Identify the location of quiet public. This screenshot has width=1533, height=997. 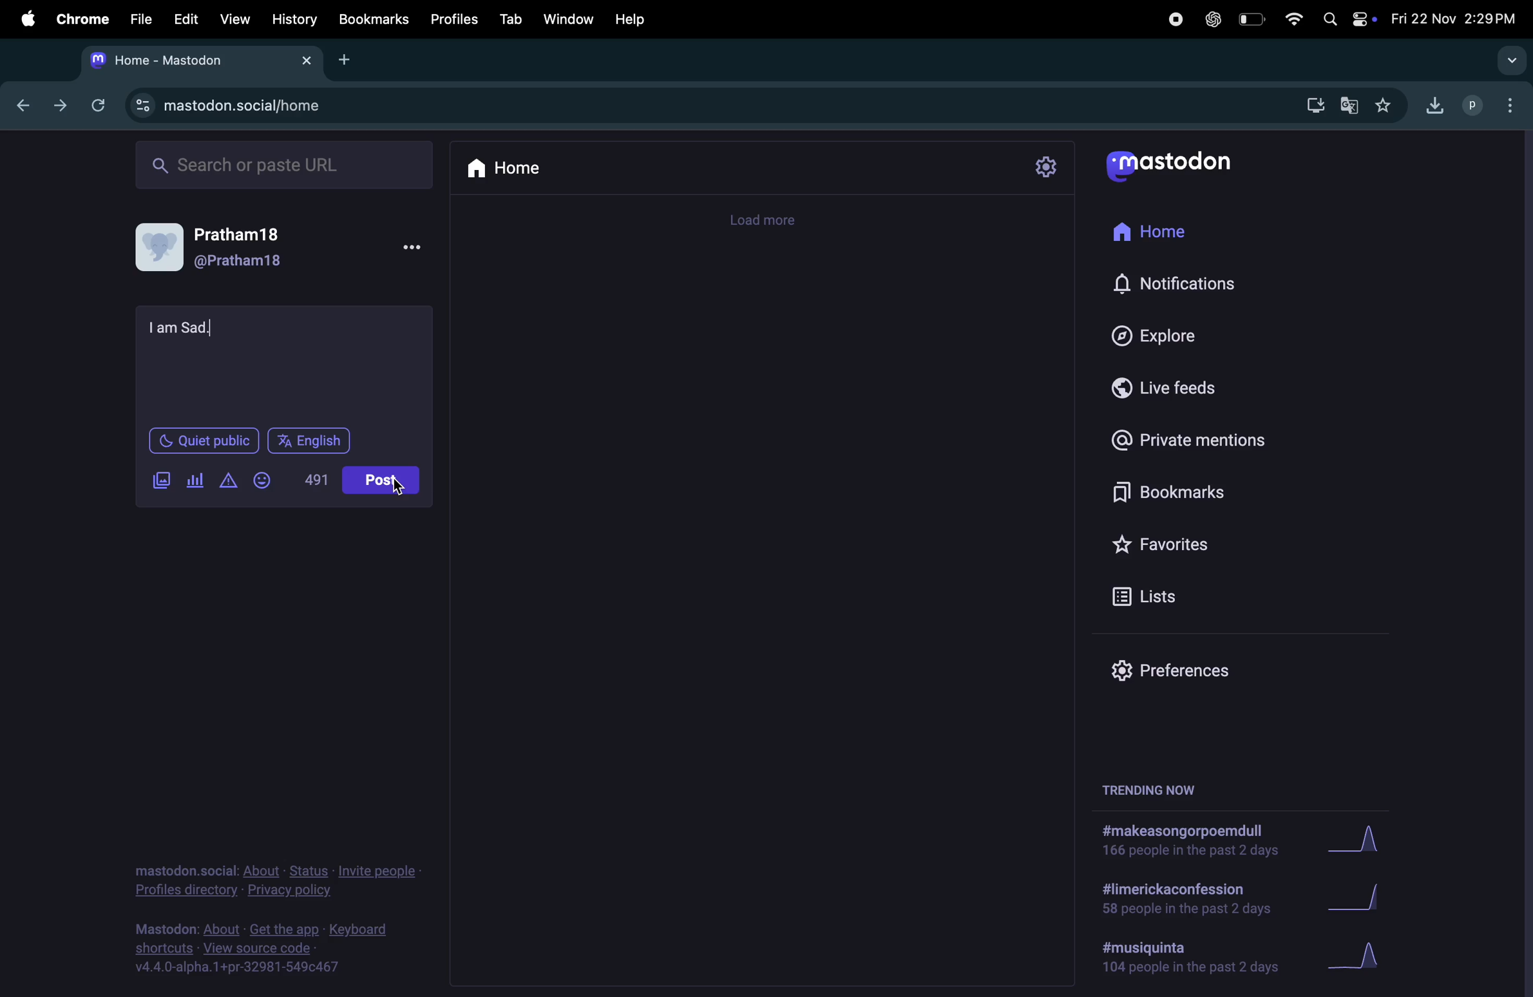
(204, 439).